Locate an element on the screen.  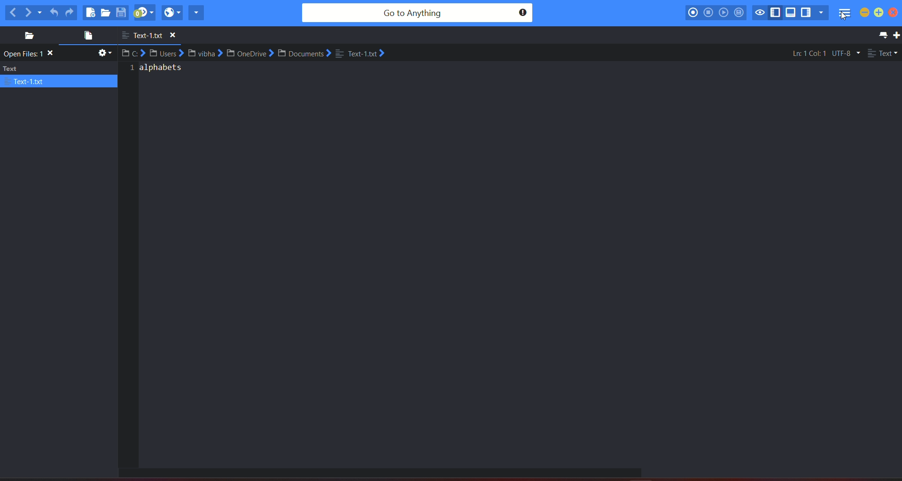
places is located at coordinates (26, 36).